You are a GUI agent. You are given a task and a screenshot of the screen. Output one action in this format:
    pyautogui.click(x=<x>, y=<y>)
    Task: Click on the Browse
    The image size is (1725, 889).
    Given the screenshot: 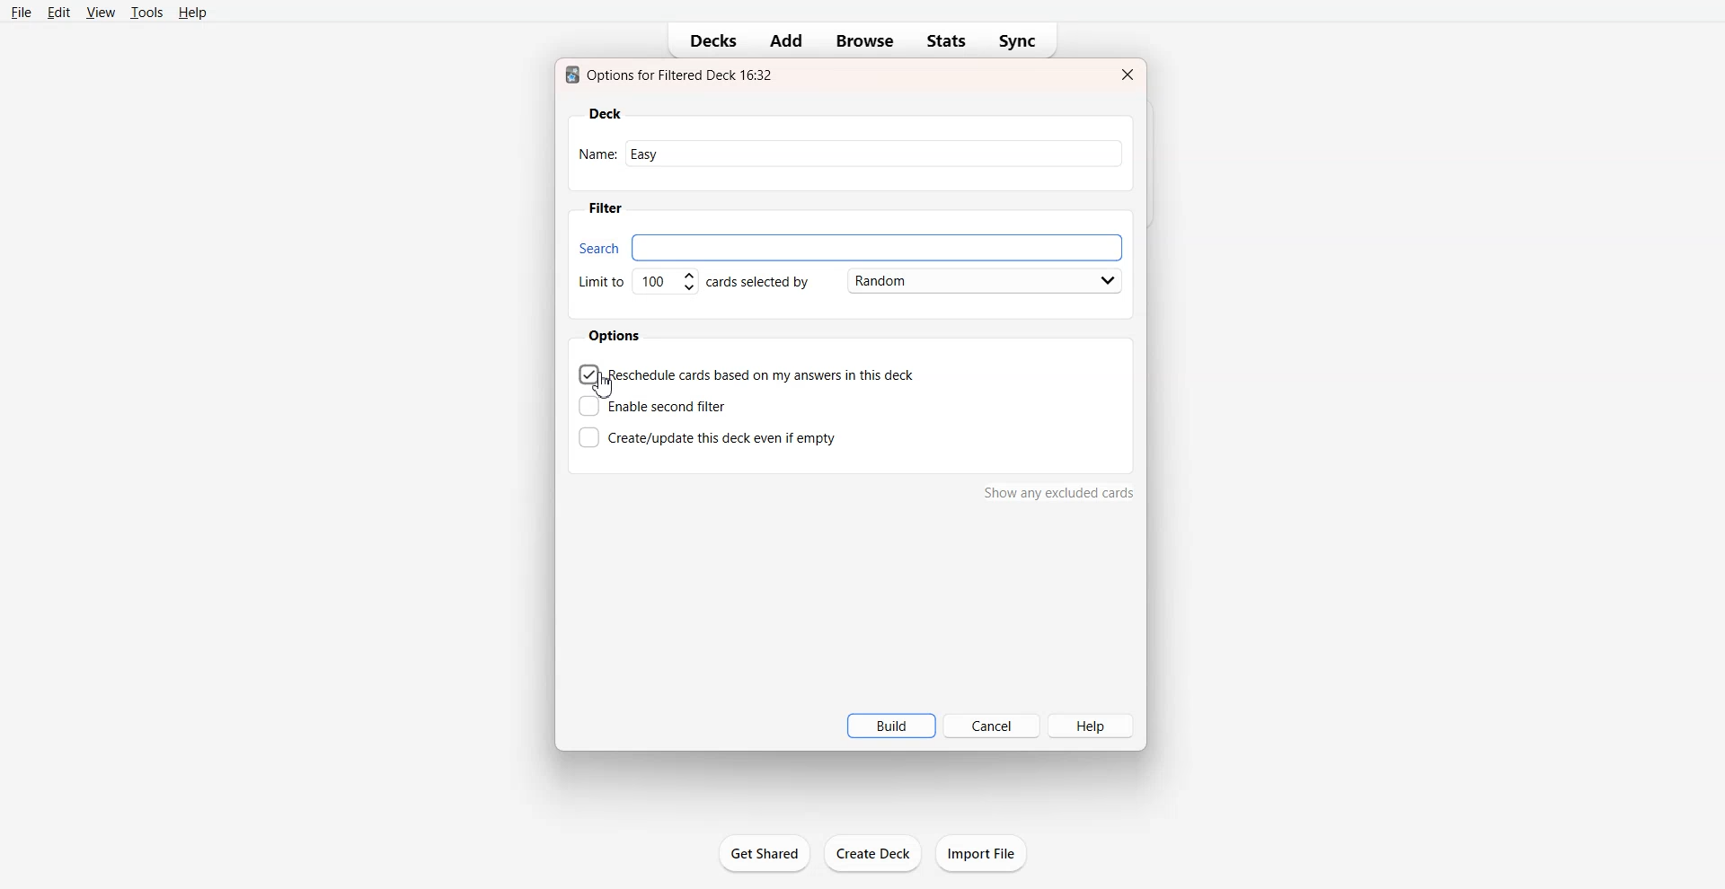 What is the action you would take?
    pyautogui.click(x=866, y=41)
    